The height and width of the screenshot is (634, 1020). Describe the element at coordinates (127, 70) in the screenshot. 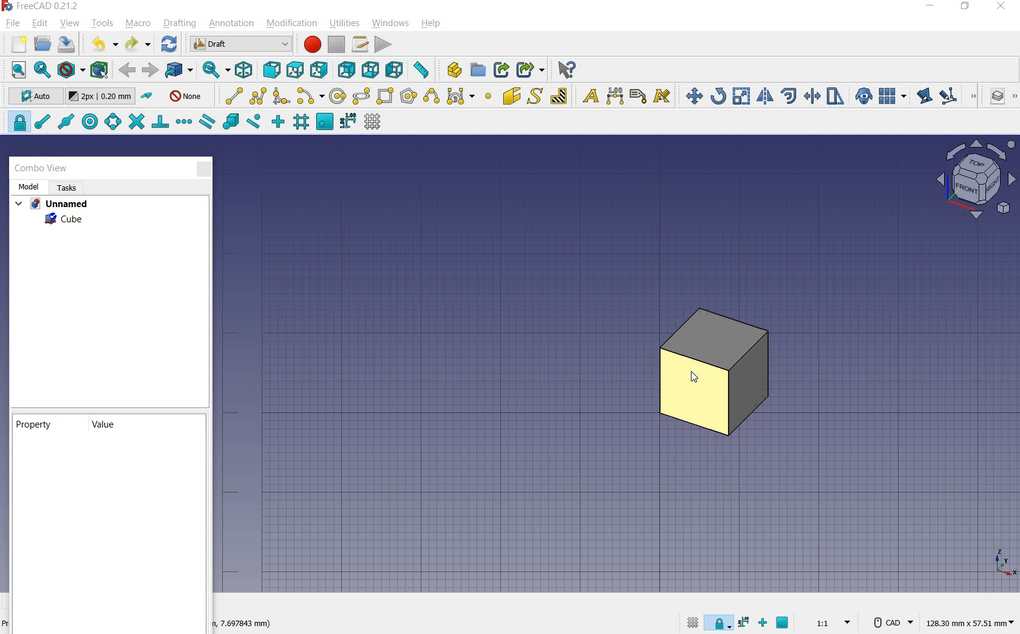

I see `back` at that location.